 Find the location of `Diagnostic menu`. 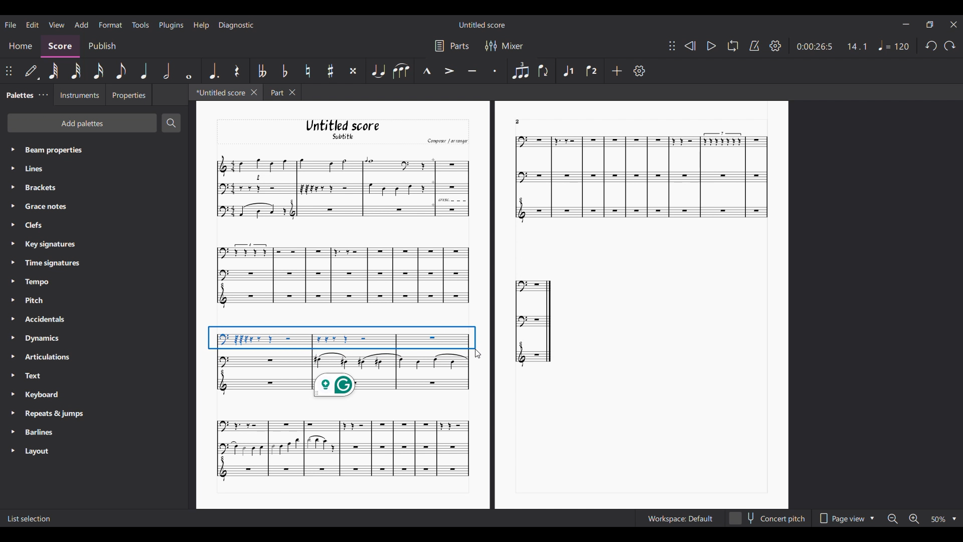

Diagnostic menu is located at coordinates (237, 25).